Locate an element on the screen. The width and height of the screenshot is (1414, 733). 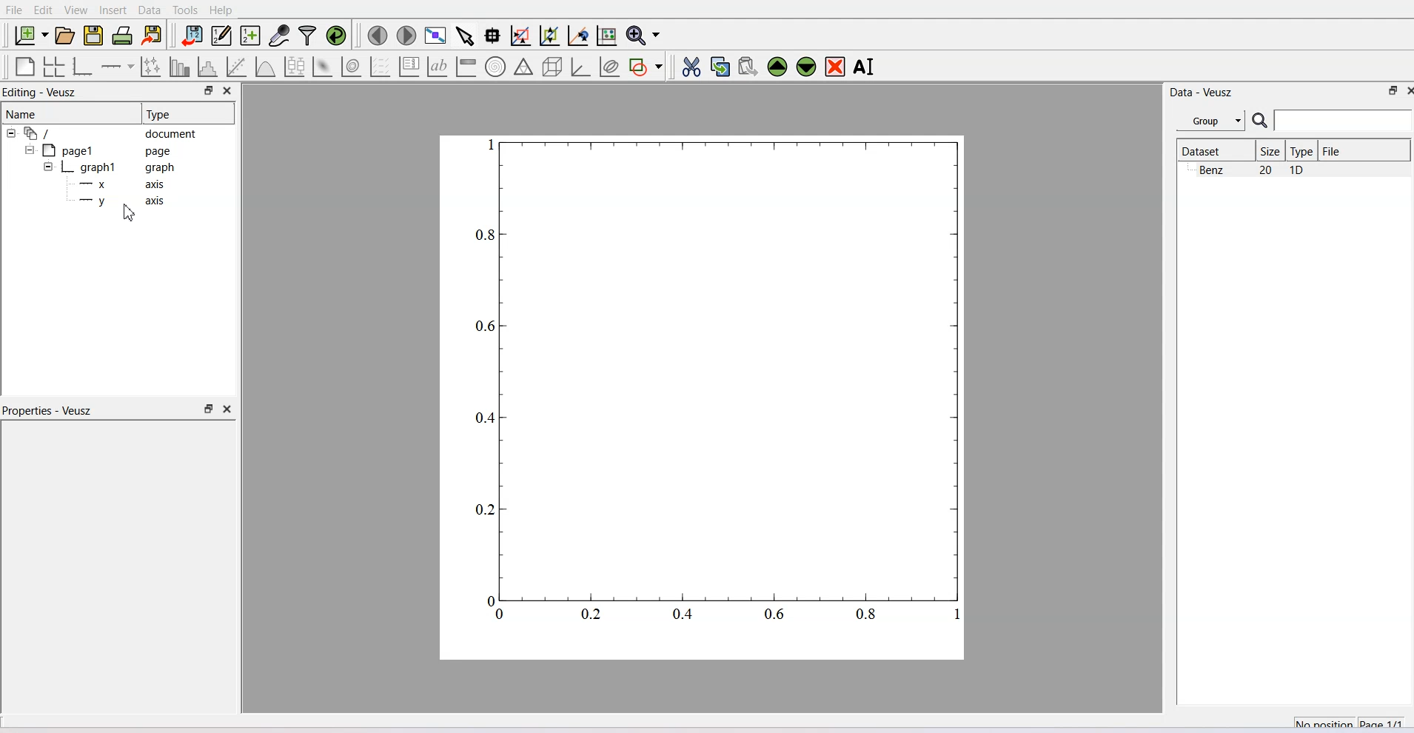
Move to the previous page is located at coordinates (377, 36).